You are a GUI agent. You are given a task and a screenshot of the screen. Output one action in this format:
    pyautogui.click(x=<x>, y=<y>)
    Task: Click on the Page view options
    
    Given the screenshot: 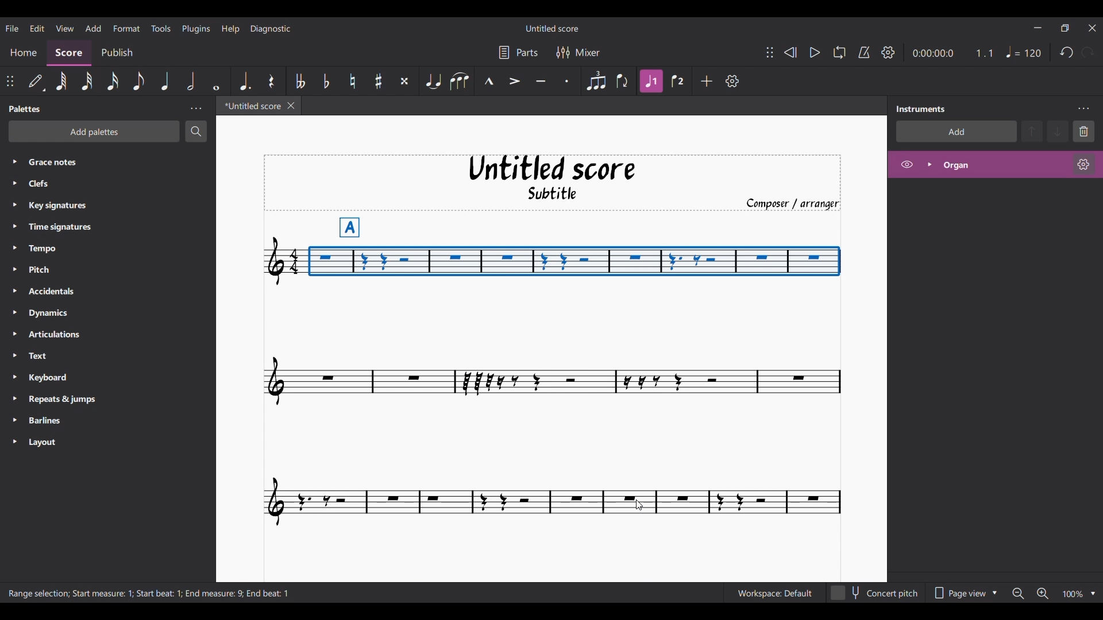 What is the action you would take?
    pyautogui.click(x=965, y=593)
    